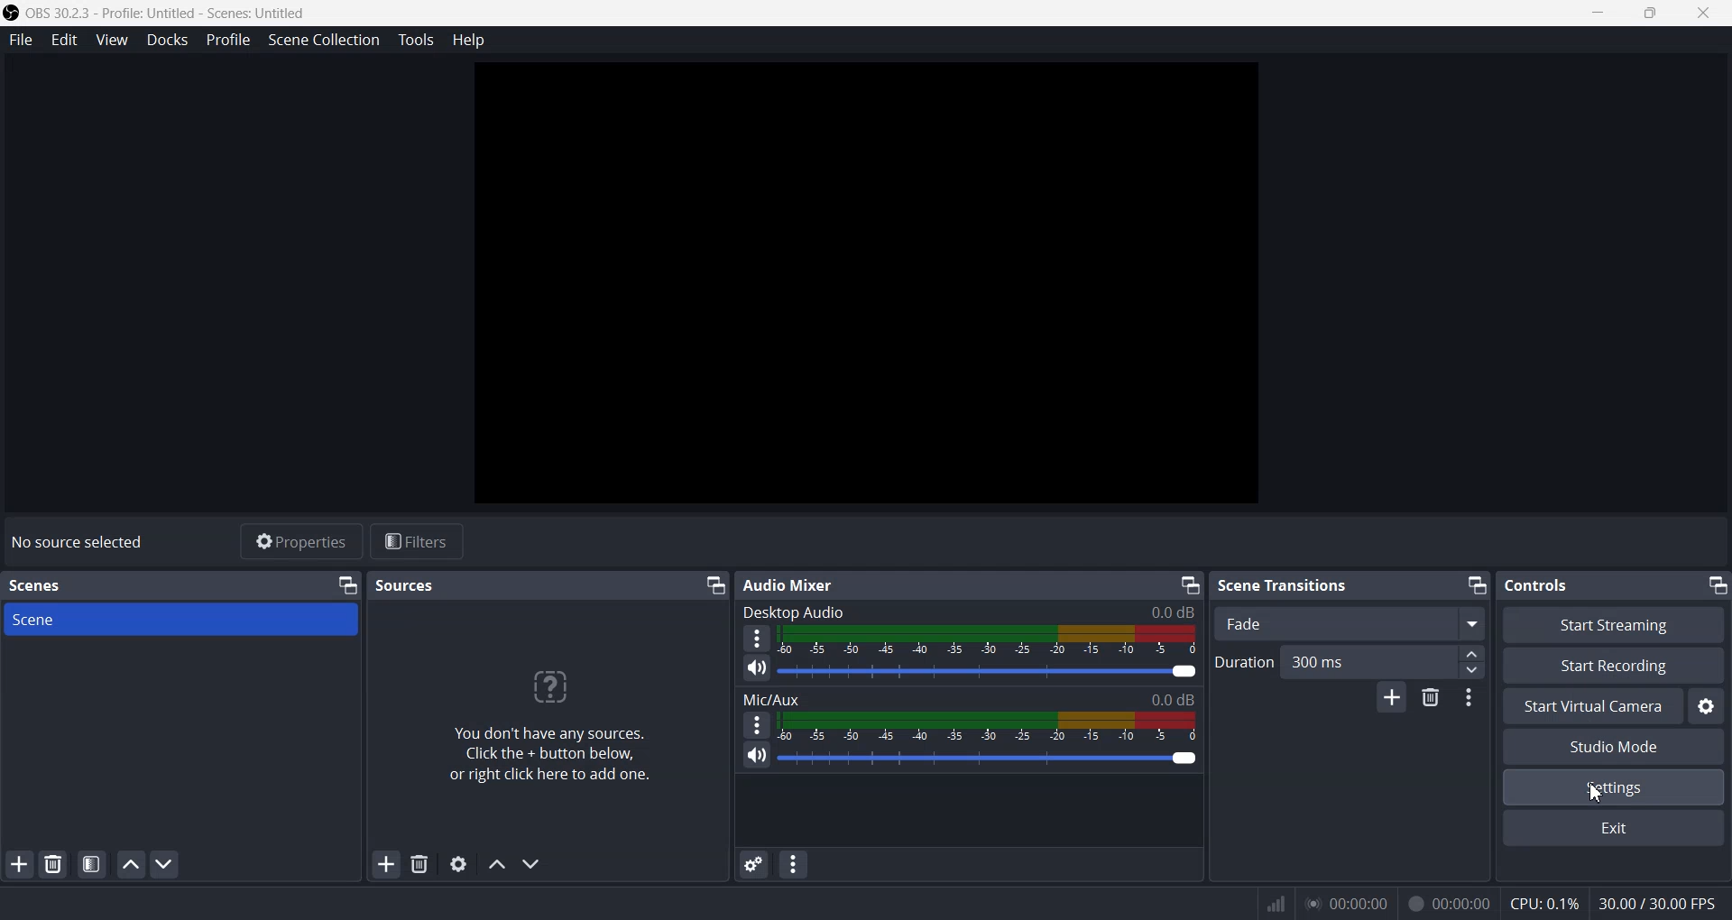 This screenshot has height=920, width=1732. Describe the element at coordinates (92, 864) in the screenshot. I see `Open scene filter` at that location.